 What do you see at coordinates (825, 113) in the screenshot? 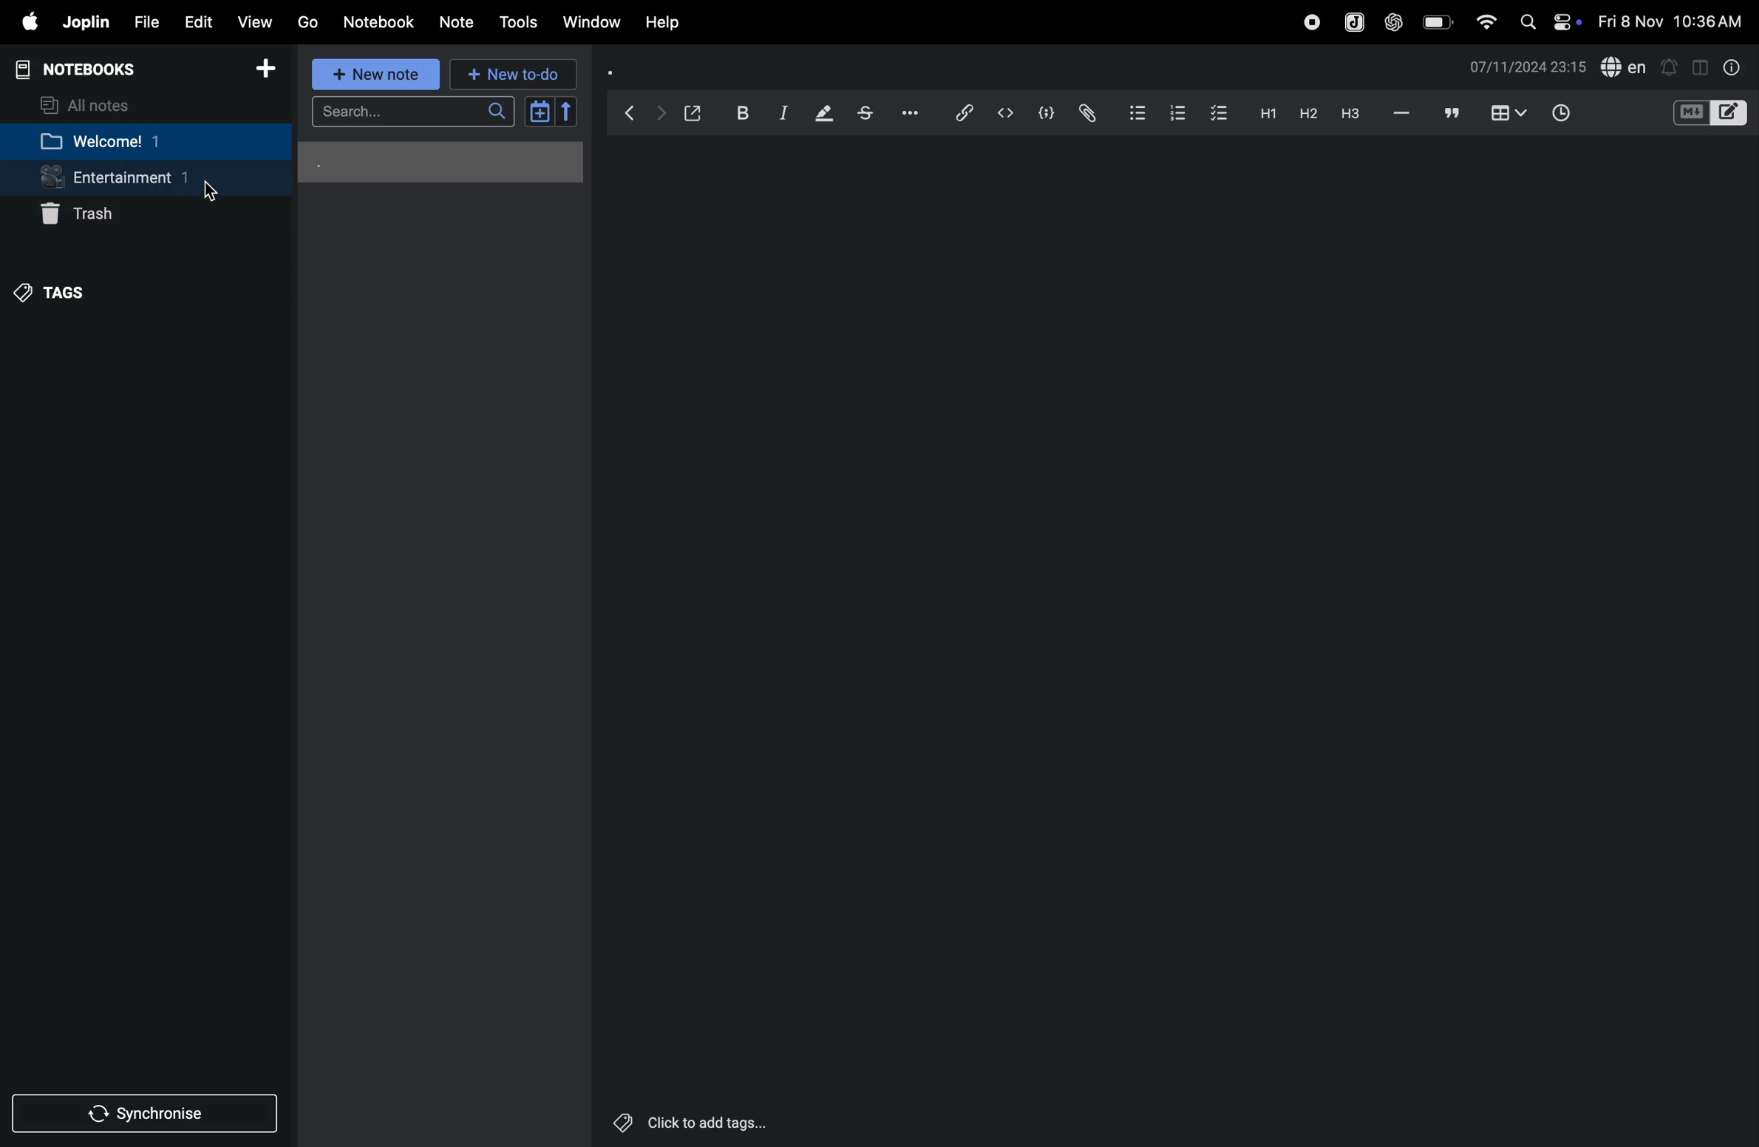
I see `highlight` at bounding box center [825, 113].